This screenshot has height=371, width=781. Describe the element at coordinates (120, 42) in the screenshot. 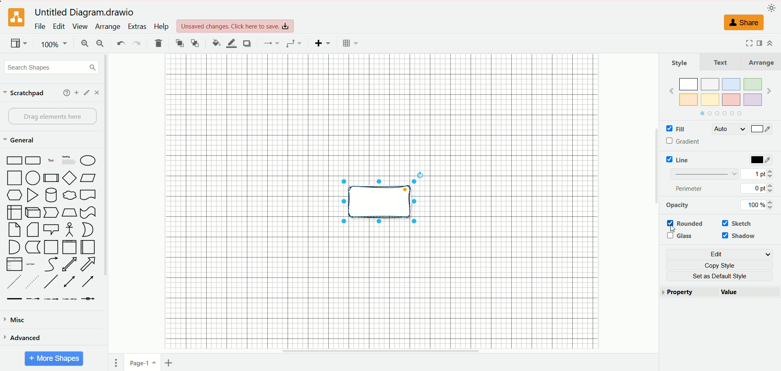

I see `undo` at that location.